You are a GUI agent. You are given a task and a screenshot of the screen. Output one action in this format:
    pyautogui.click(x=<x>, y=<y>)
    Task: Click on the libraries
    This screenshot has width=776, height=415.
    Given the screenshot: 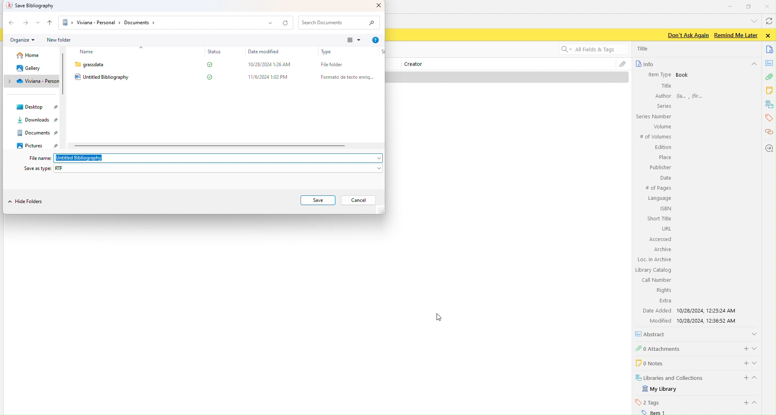 What is the action you would take?
    pyautogui.click(x=770, y=105)
    